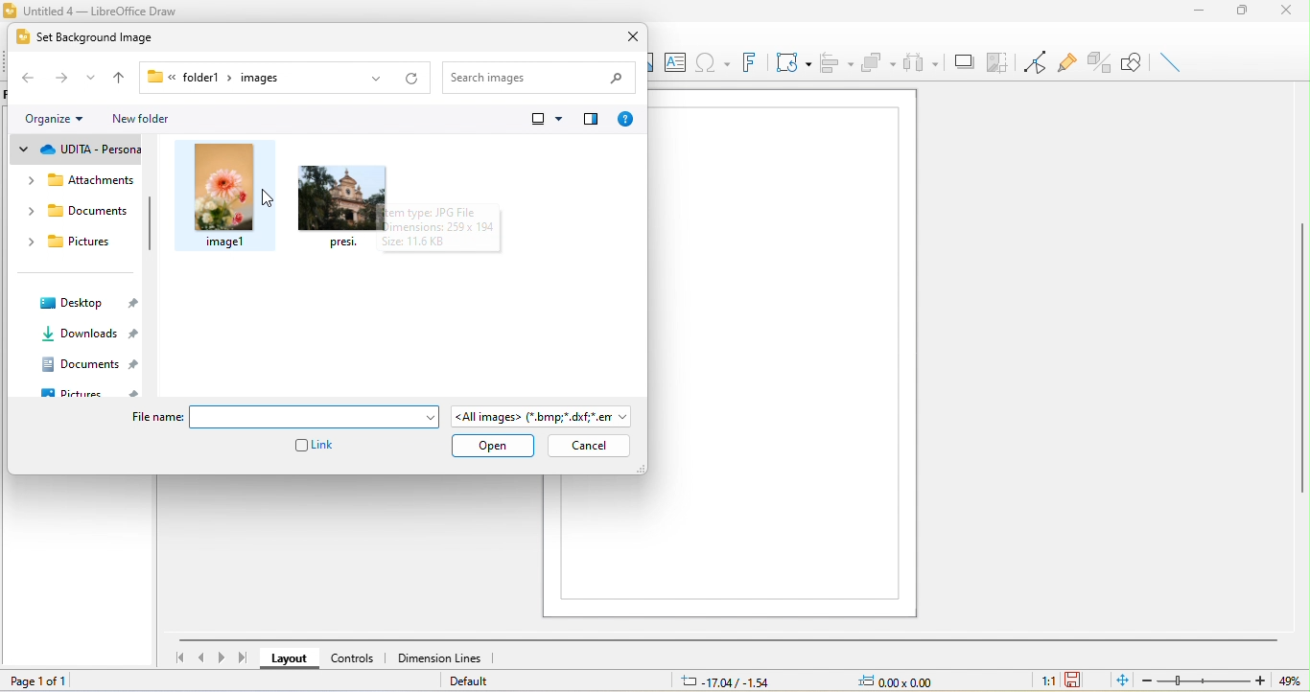 This screenshot has height=692, width=1310. I want to click on  image1 , so click(222, 196).